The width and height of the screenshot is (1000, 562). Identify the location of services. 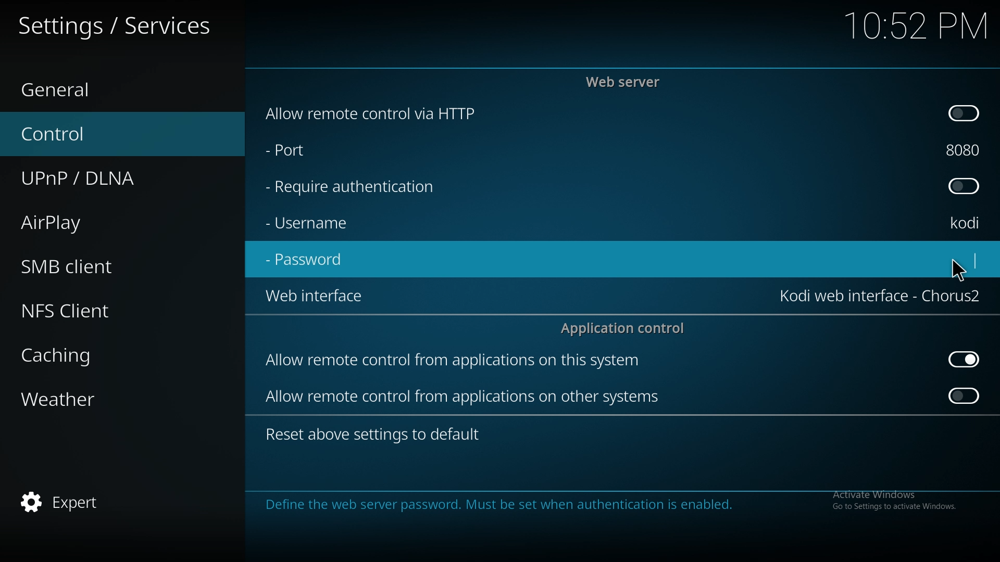
(116, 23).